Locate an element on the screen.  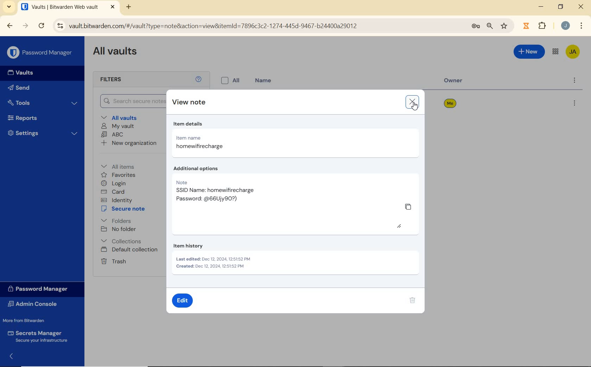
minimize is located at coordinates (541, 6).